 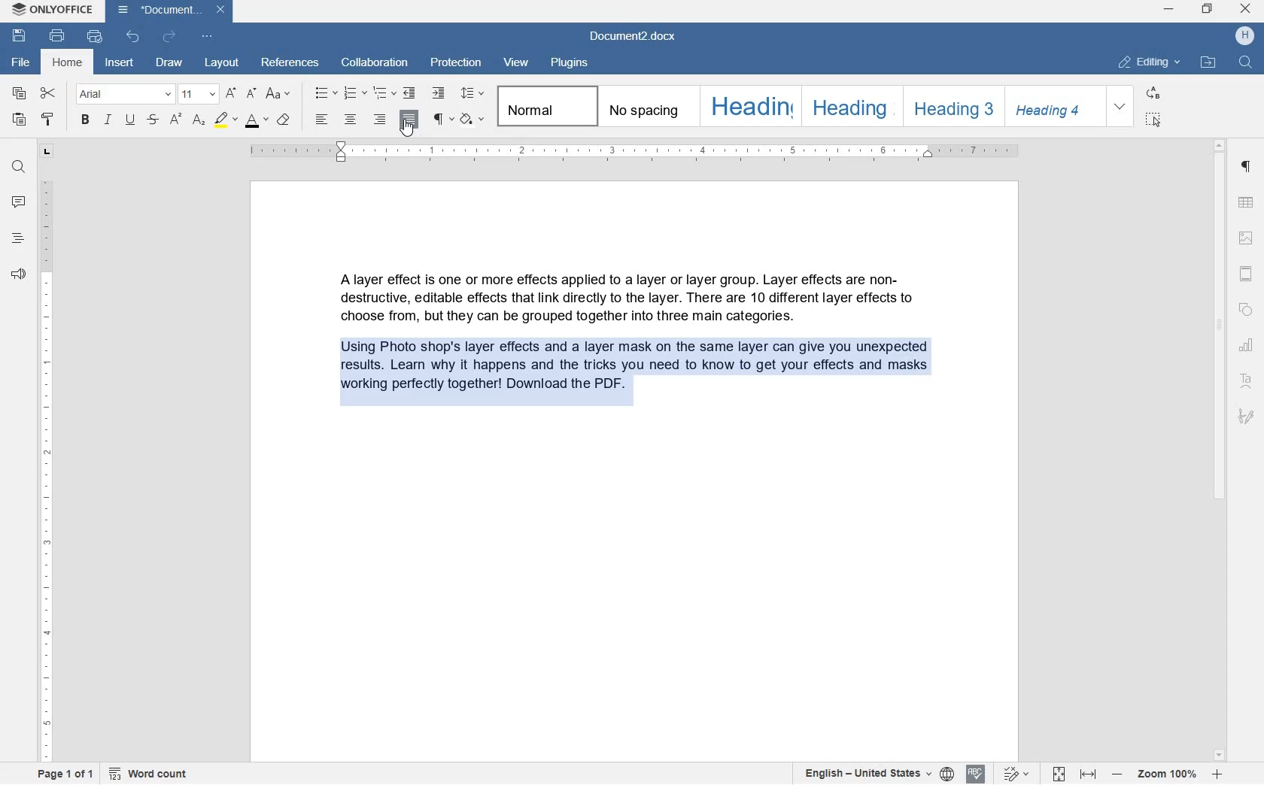 What do you see at coordinates (198, 120) in the screenshot?
I see `SUBSCRIPT` at bounding box center [198, 120].